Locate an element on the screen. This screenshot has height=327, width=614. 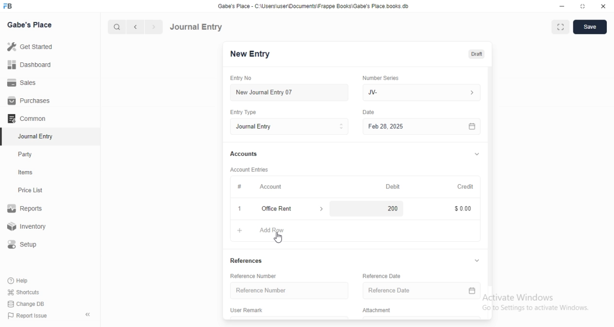
minimize is located at coordinates (562, 6).